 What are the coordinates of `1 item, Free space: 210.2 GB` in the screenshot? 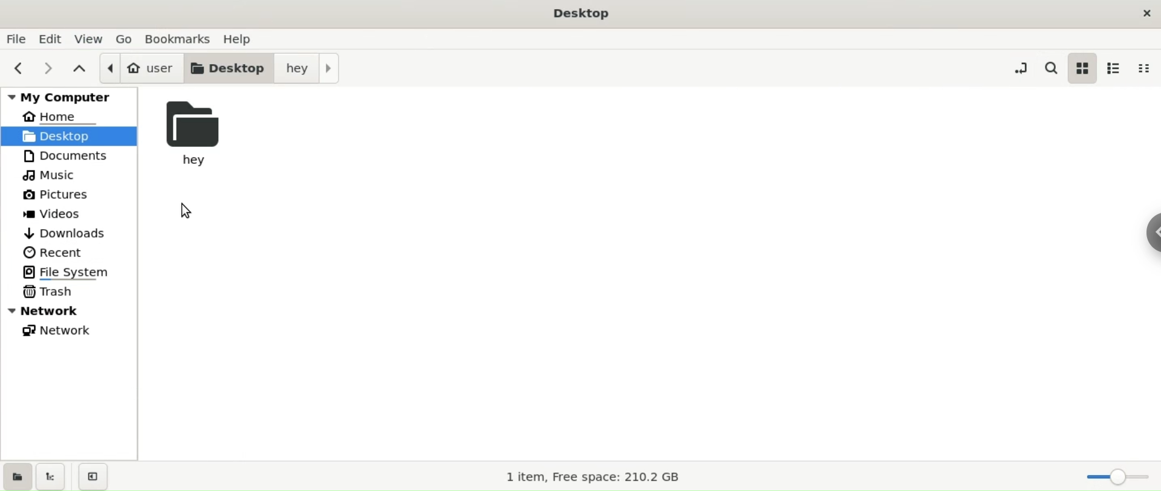 It's located at (597, 478).